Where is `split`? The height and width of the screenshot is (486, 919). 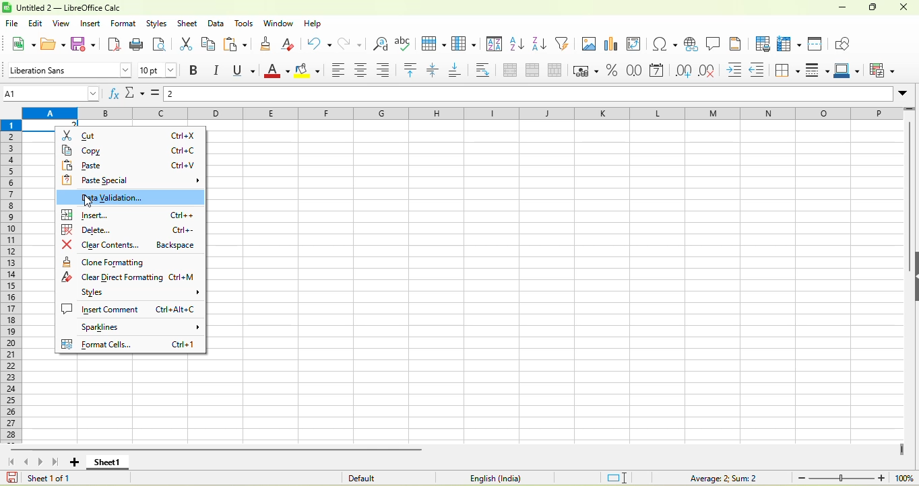 split is located at coordinates (559, 71).